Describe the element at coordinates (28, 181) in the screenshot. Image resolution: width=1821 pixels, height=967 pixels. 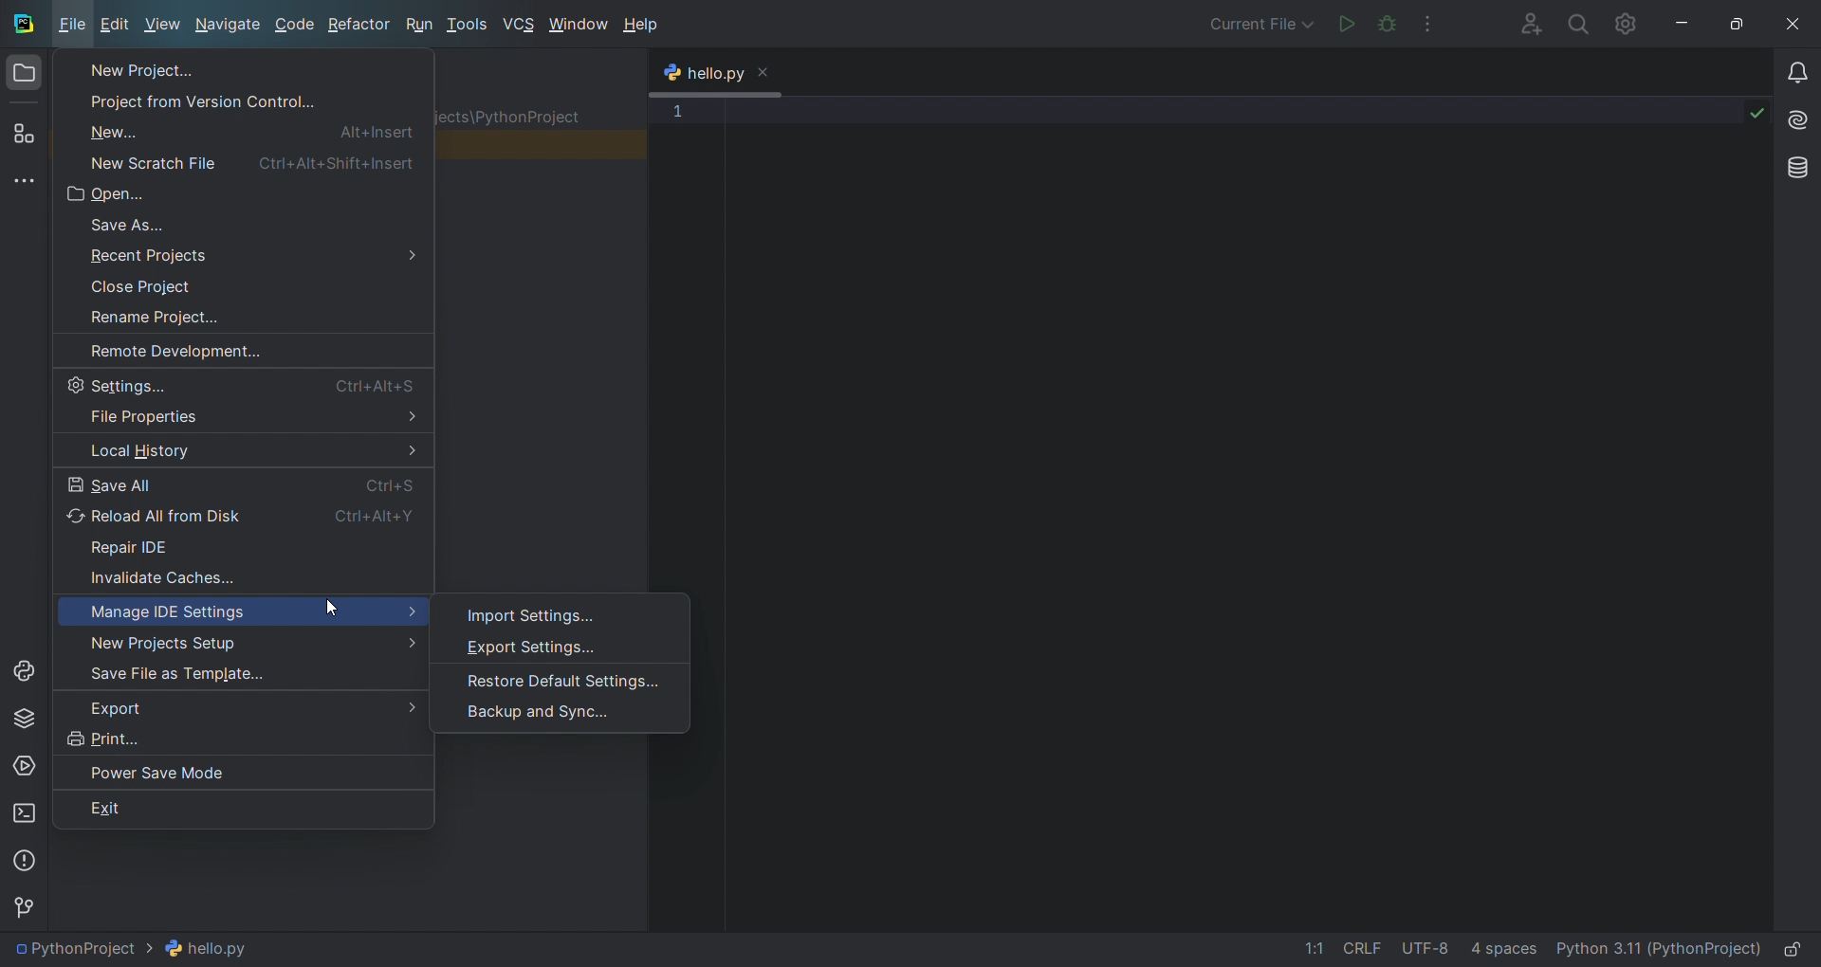
I see `more tools windows` at that location.